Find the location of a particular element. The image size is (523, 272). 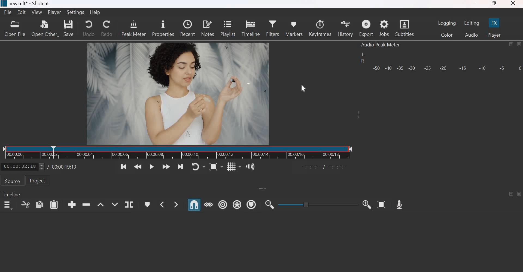

 is located at coordinates (15, 29).